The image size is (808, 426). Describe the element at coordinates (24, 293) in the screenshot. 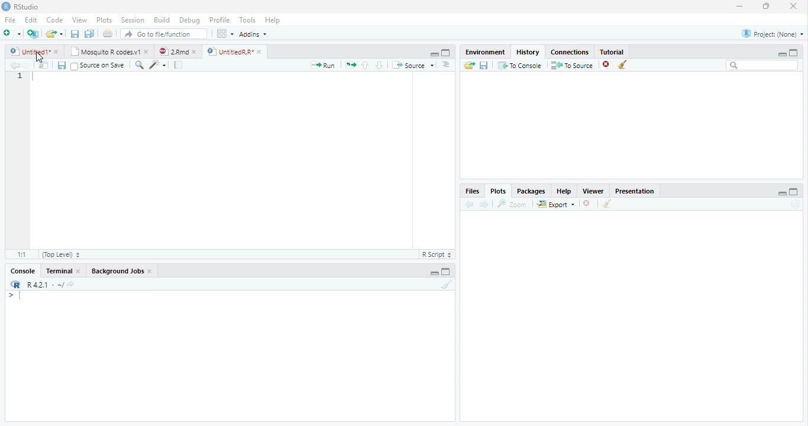

I see `Input Cursor` at that location.